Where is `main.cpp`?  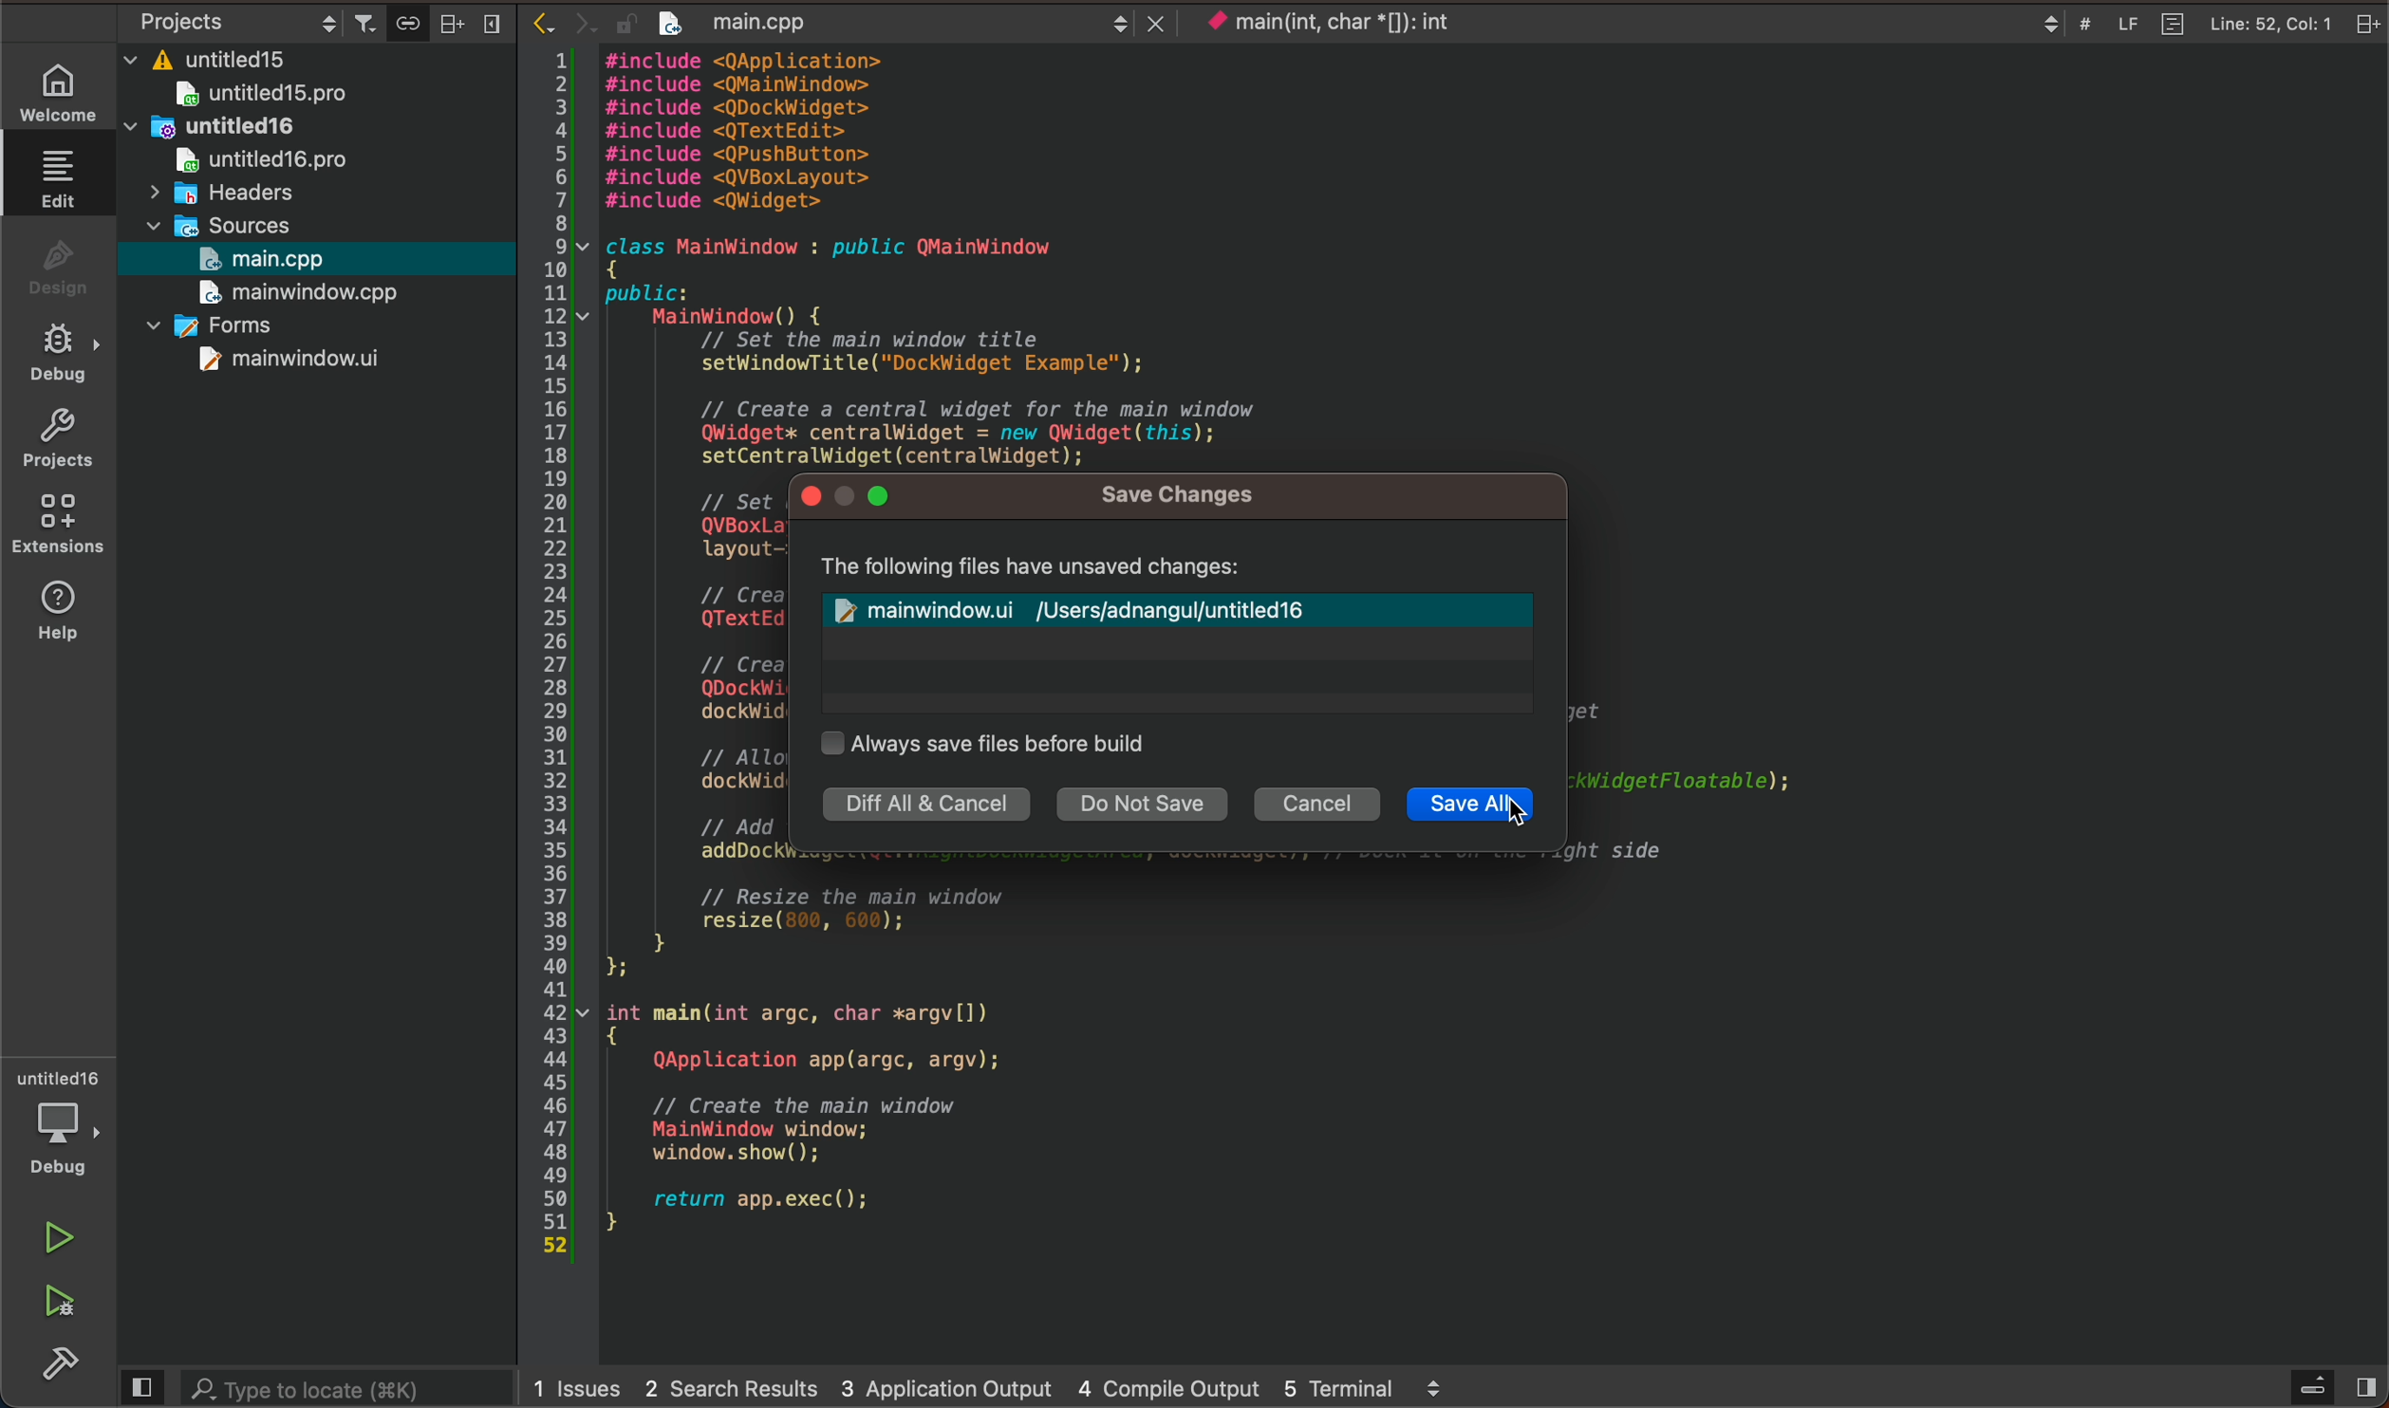 main.cpp is located at coordinates (275, 256).